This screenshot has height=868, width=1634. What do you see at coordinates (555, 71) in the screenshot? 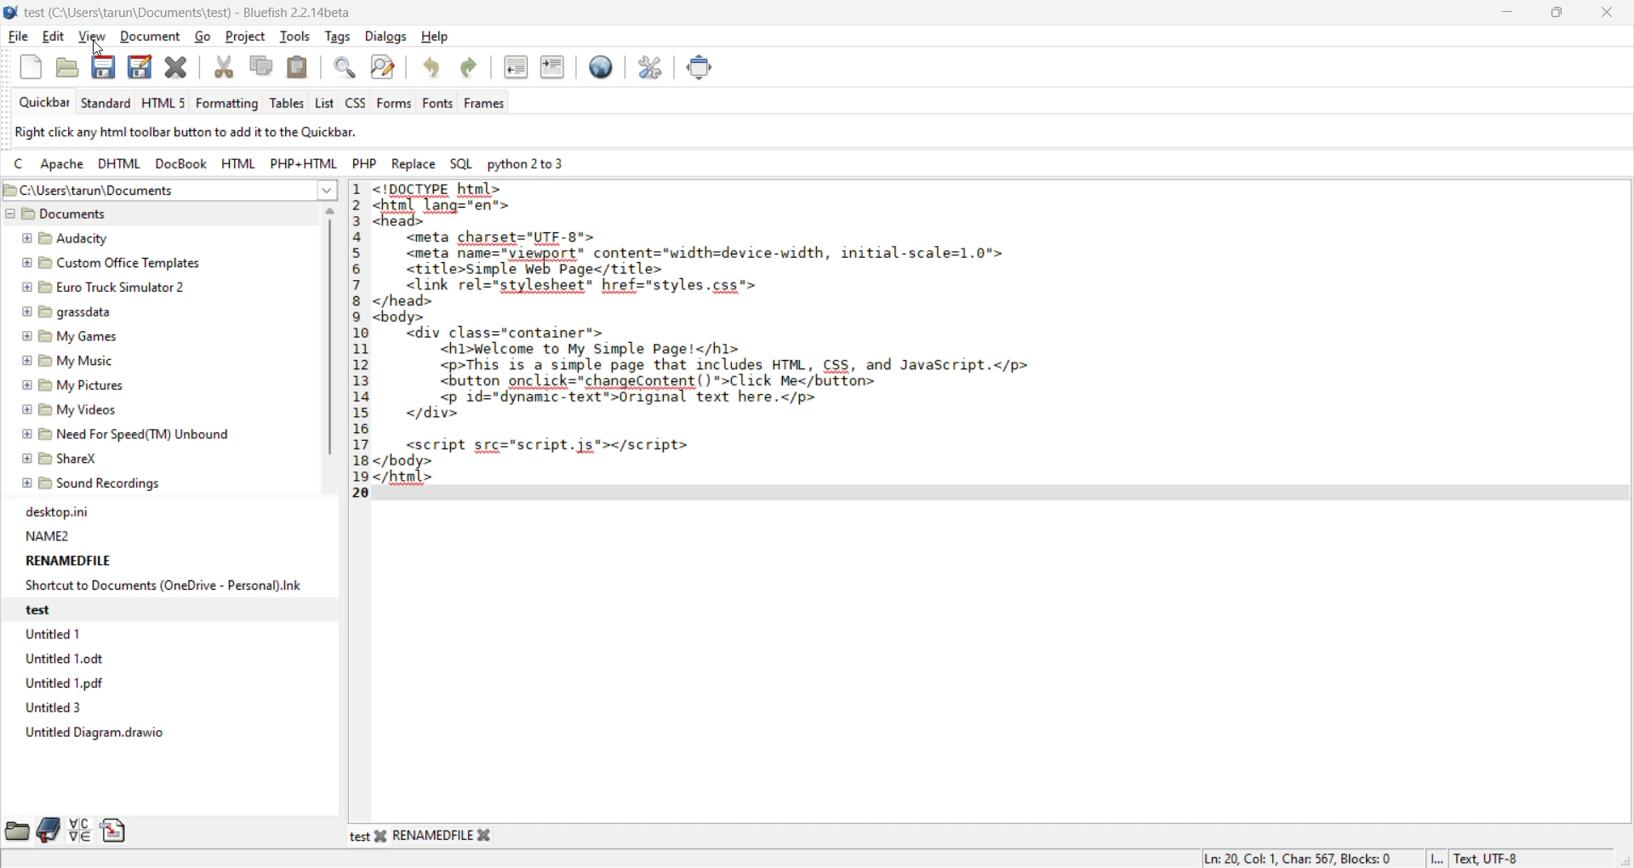
I see `indent` at bounding box center [555, 71].